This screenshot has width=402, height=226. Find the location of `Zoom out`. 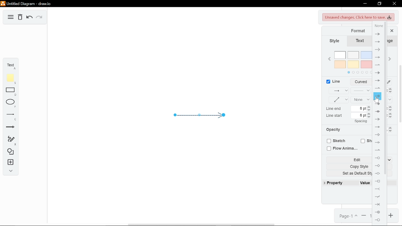

Zoom out is located at coordinates (365, 216).